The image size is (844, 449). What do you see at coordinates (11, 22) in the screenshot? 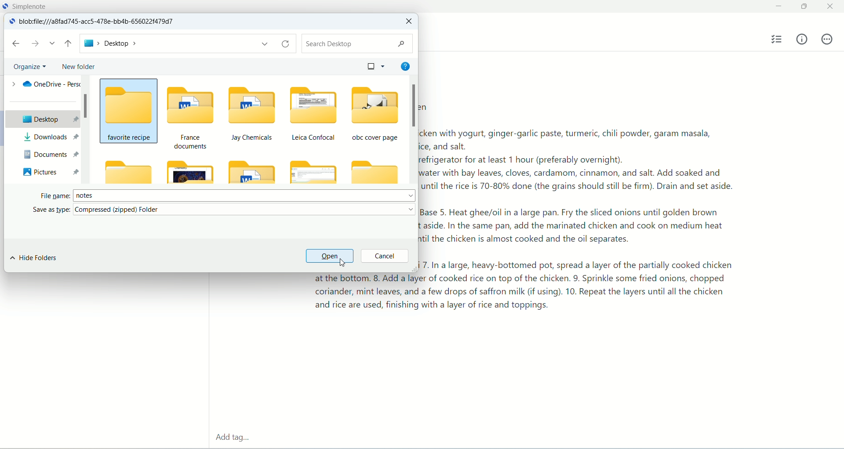
I see `logo` at bounding box center [11, 22].